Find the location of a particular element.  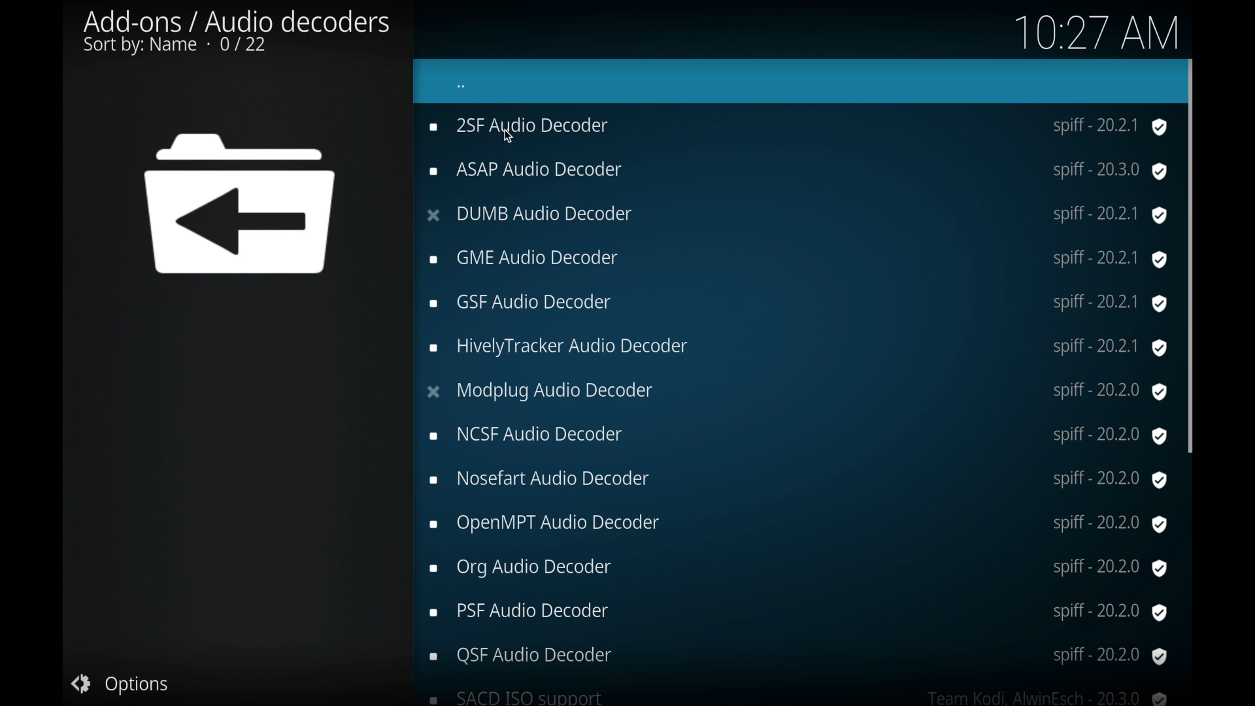

nosefart  Audio decoder is located at coordinates (799, 479).